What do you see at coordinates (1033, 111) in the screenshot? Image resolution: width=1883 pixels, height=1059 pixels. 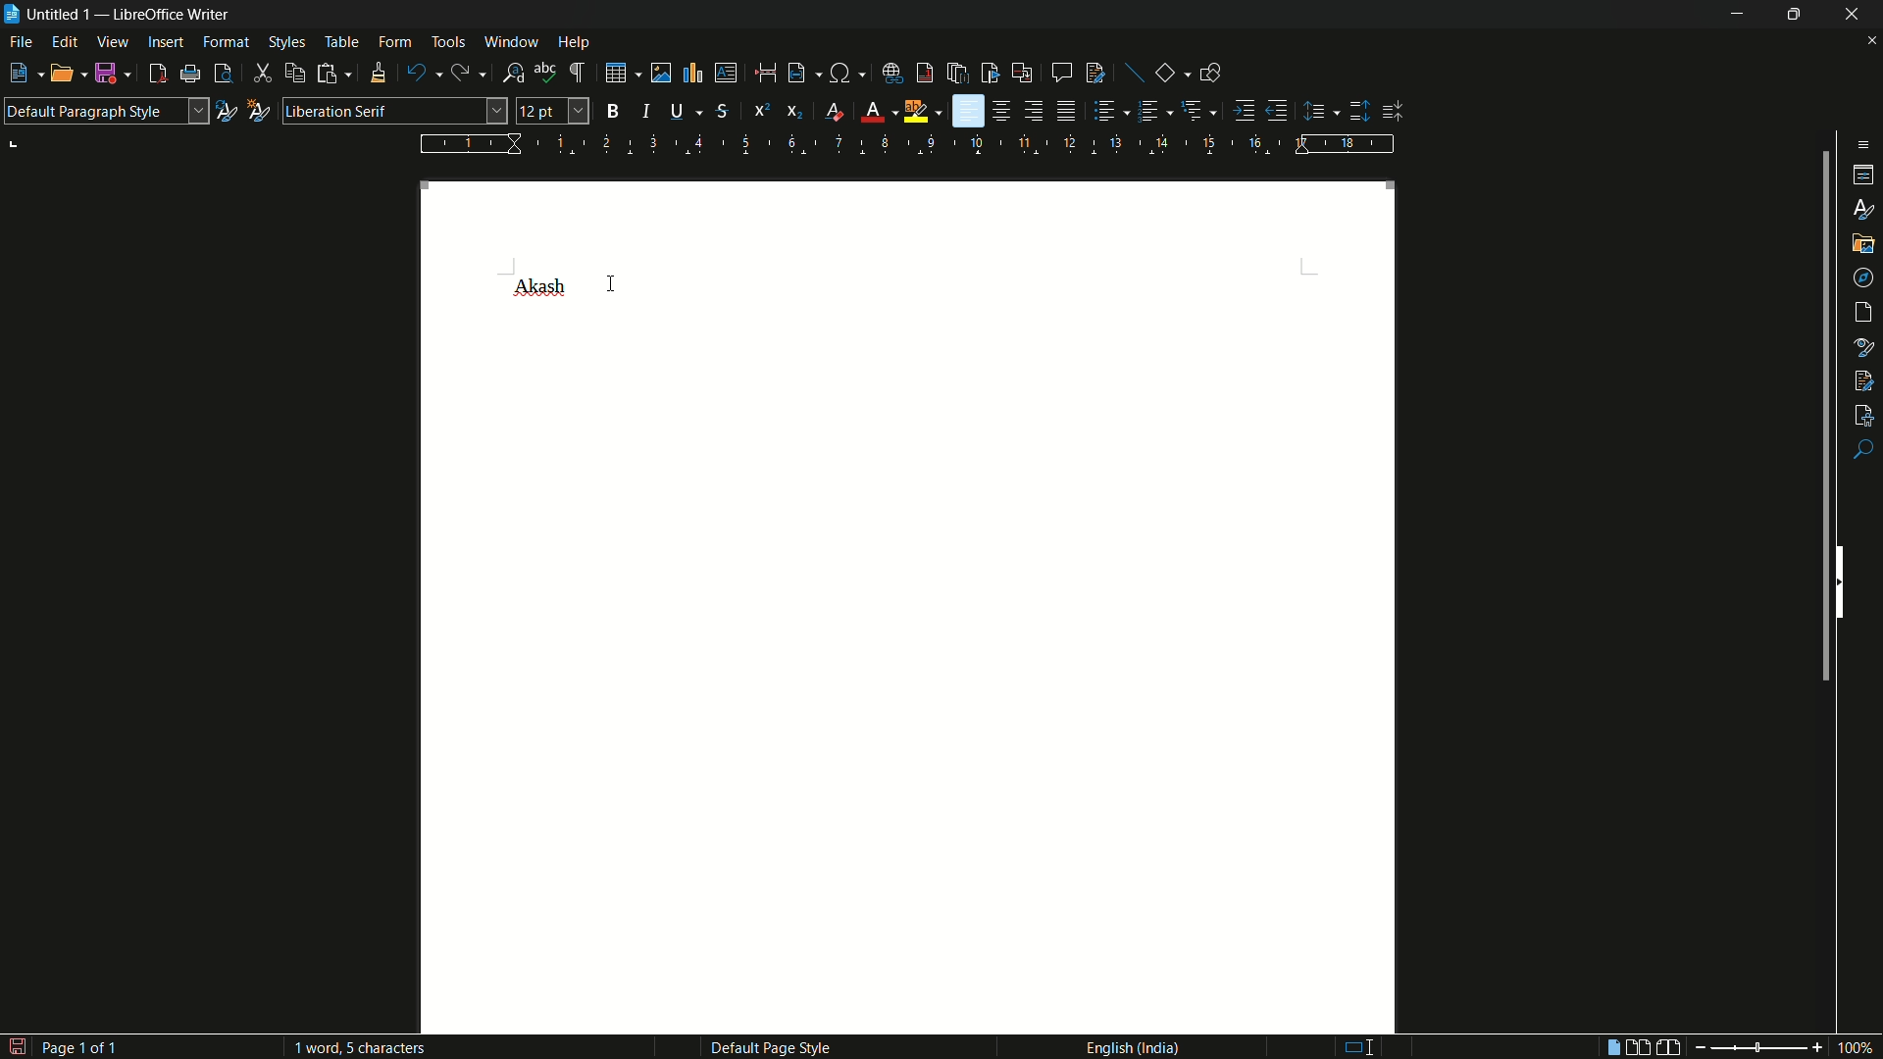 I see `align right` at bounding box center [1033, 111].